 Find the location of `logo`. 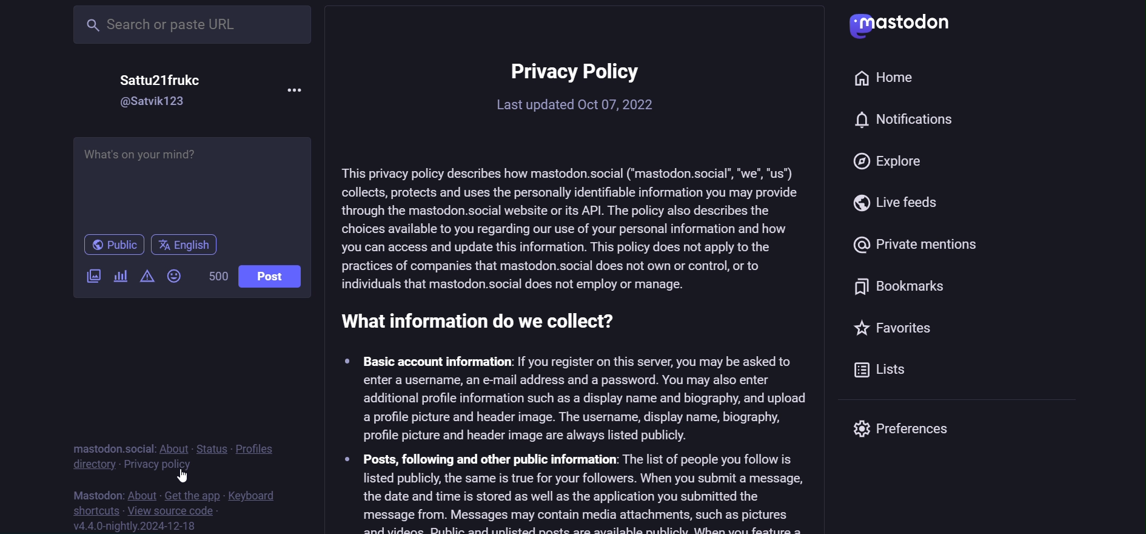

logo is located at coordinates (910, 25).